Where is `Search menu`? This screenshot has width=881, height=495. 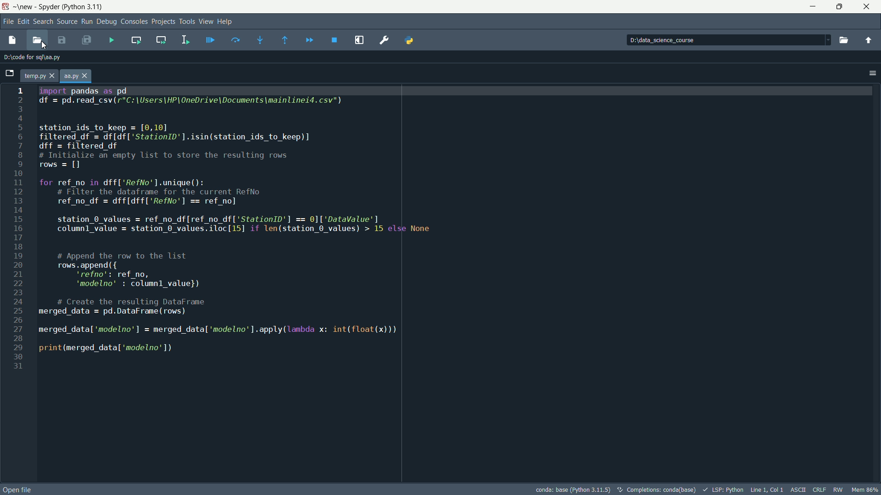
Search menu is located at coordinates (43, 22).